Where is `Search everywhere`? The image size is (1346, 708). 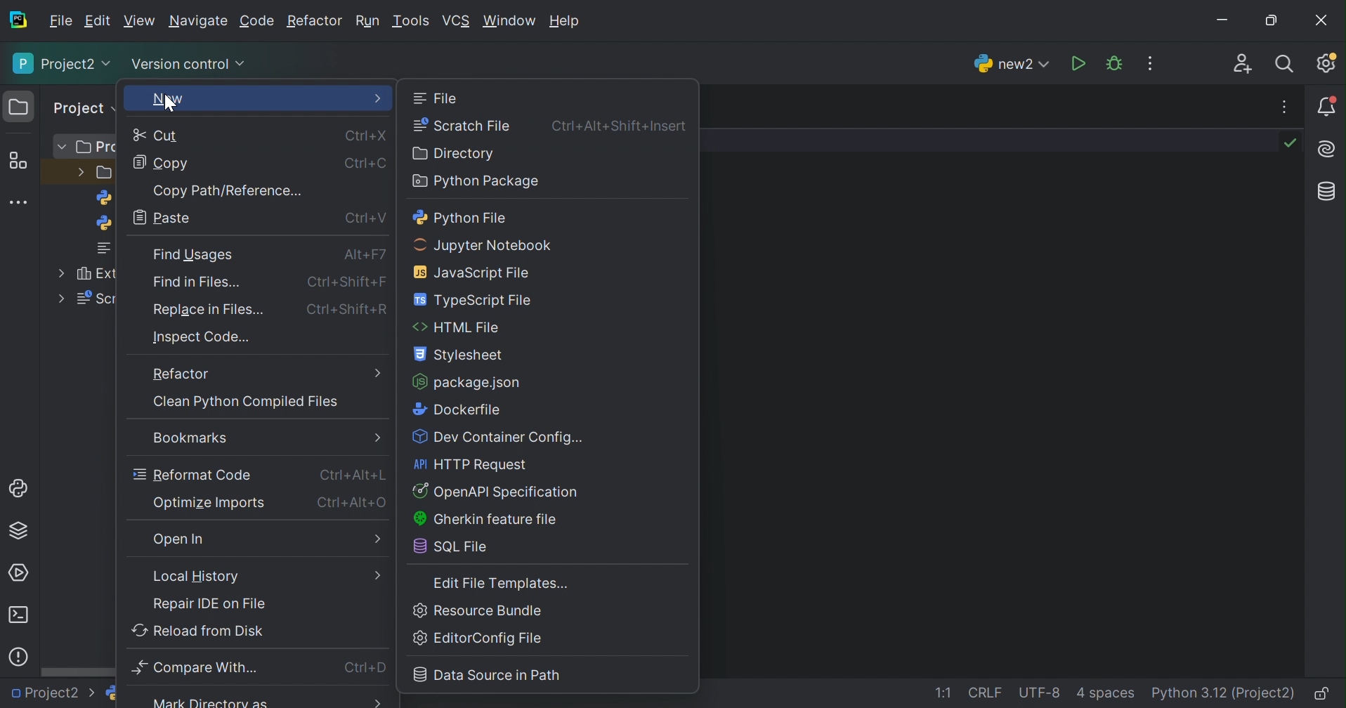 Search everywhere is located at coordinates (1290, 65).